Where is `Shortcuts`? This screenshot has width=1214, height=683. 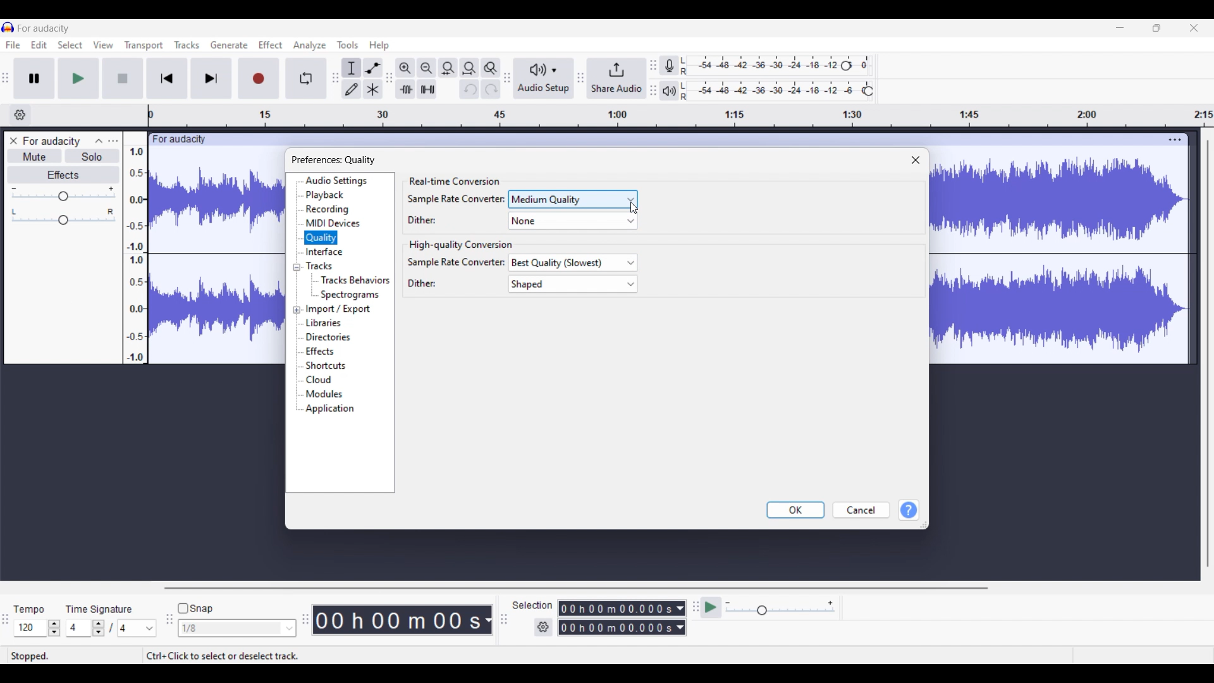 Shortcuts is located at coordinates (326, 366).